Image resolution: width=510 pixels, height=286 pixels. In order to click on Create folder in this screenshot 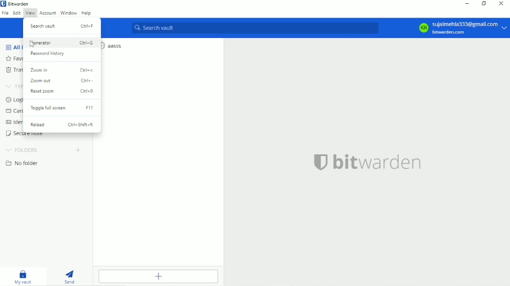, I will do `click(78, 151)`.